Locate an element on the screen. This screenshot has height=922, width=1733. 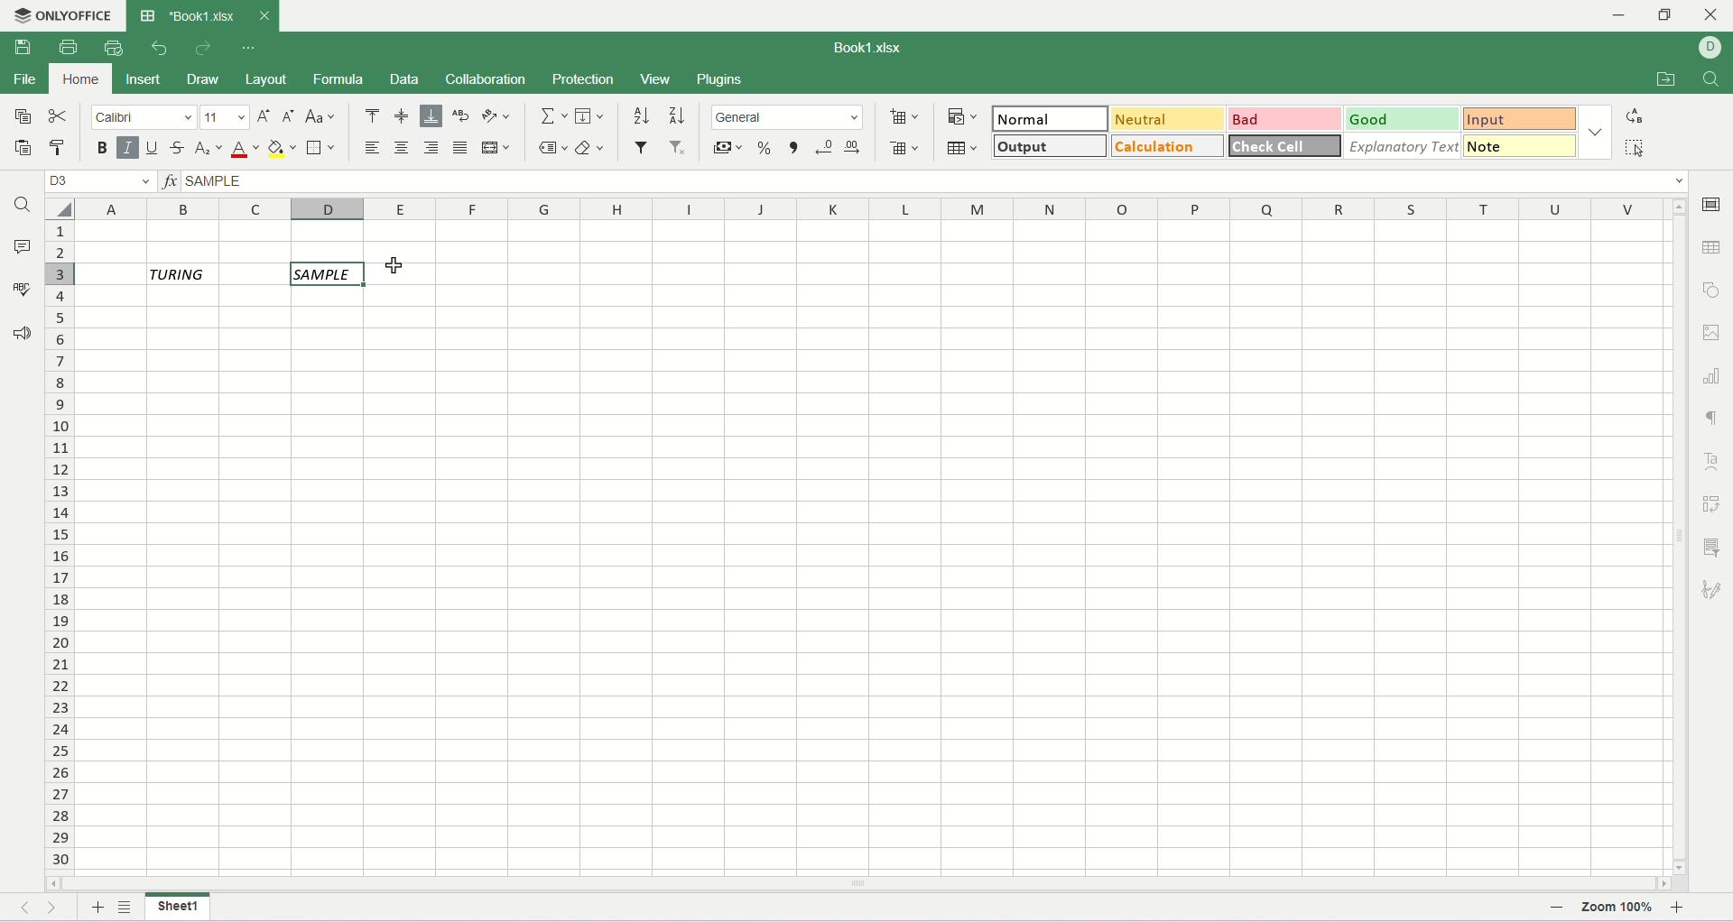
neutral is located at coordinates (1166, 118).